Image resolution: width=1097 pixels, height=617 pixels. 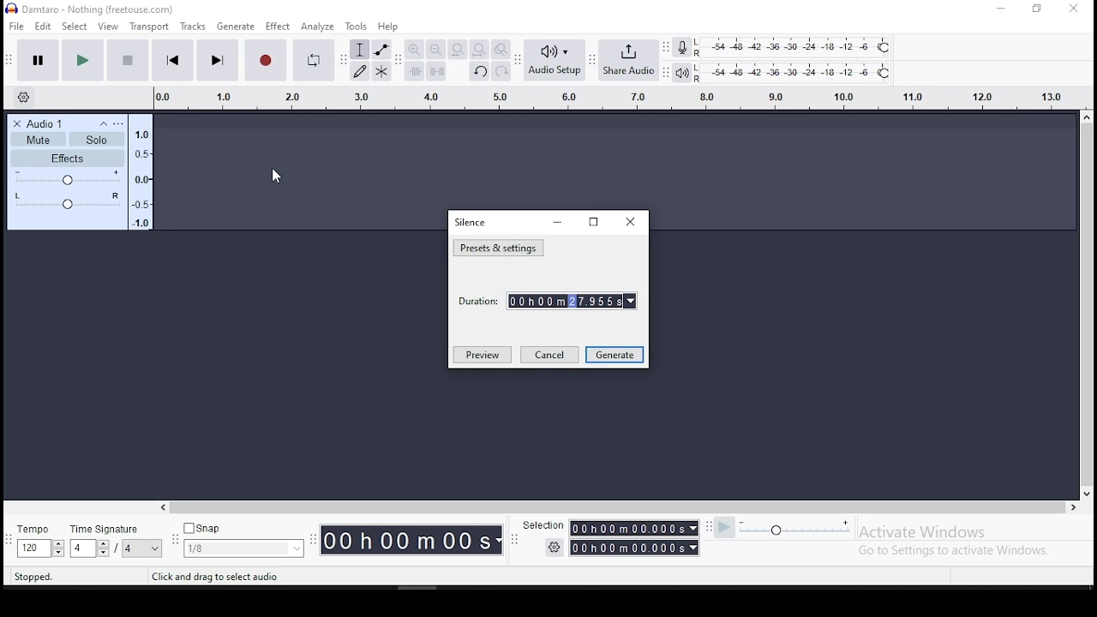 I want to click on view, so click(x=109, y=27).